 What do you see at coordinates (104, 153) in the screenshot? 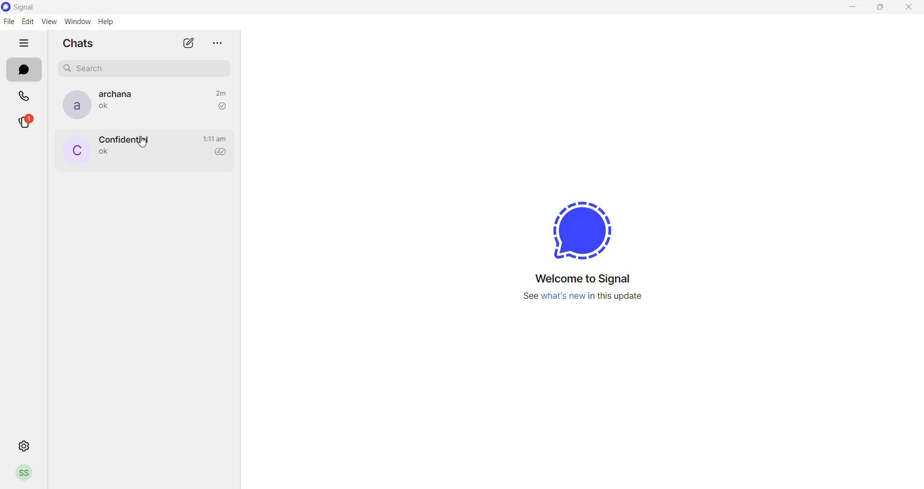
I see `last message` at bounding box center [104, 153].